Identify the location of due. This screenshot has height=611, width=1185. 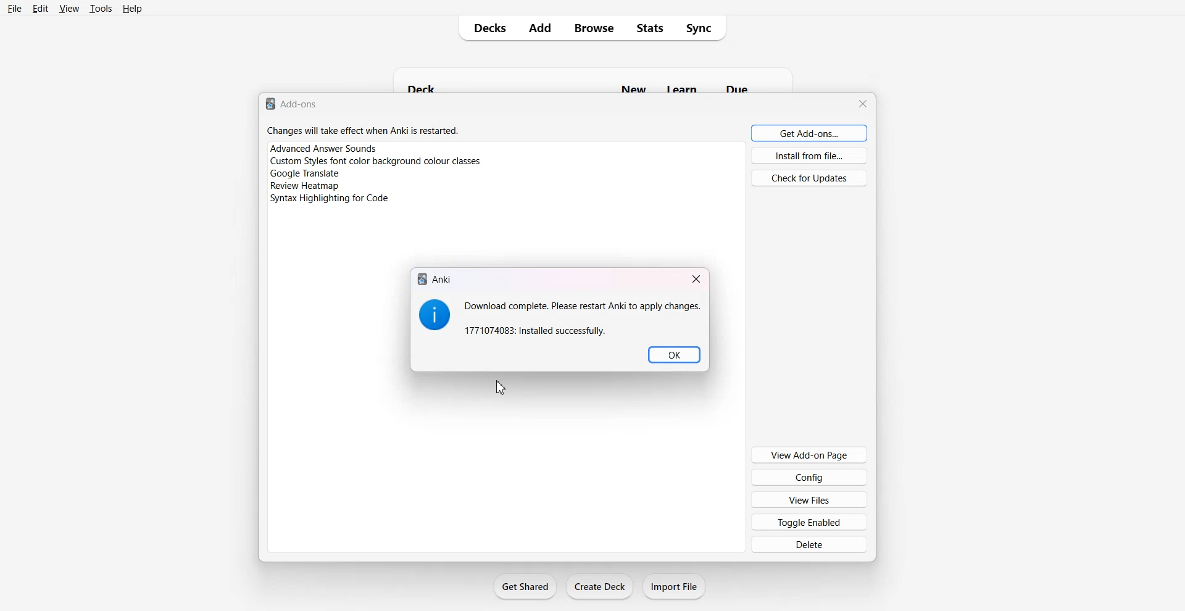
(737, 88).